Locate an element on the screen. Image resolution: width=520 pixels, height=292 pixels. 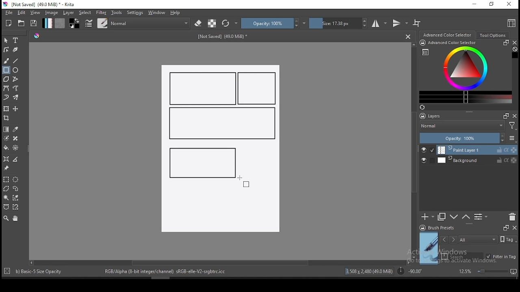
measure distance between two points is located at coordinates (16, 160).